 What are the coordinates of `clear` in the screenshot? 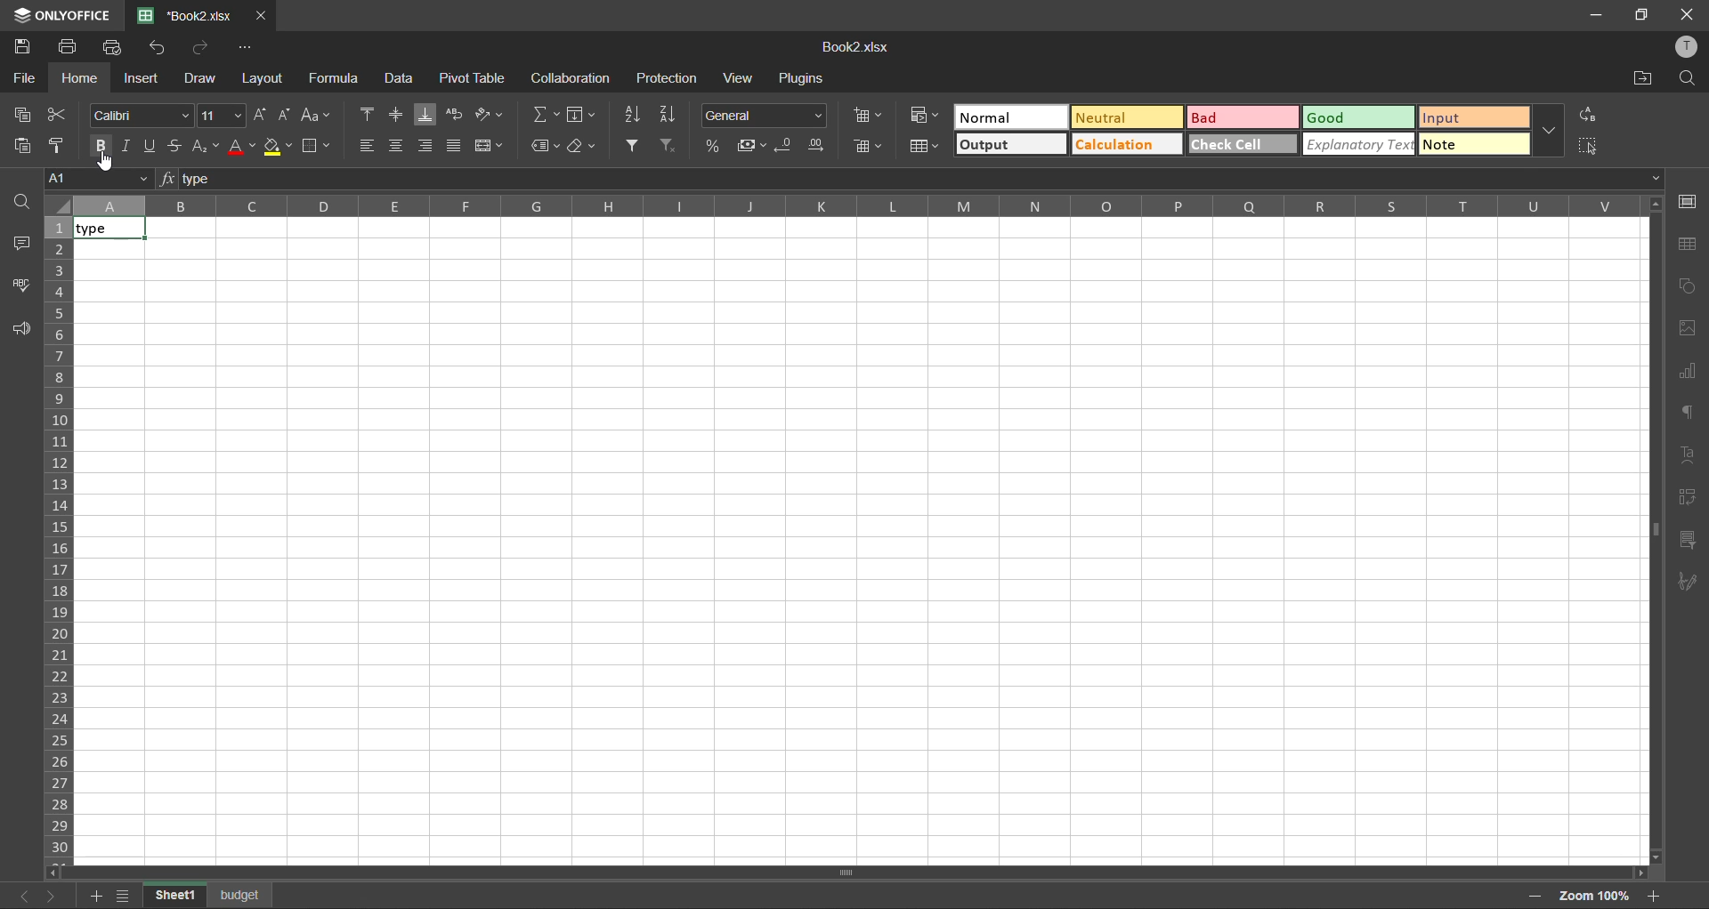 It's located at (582, 147).